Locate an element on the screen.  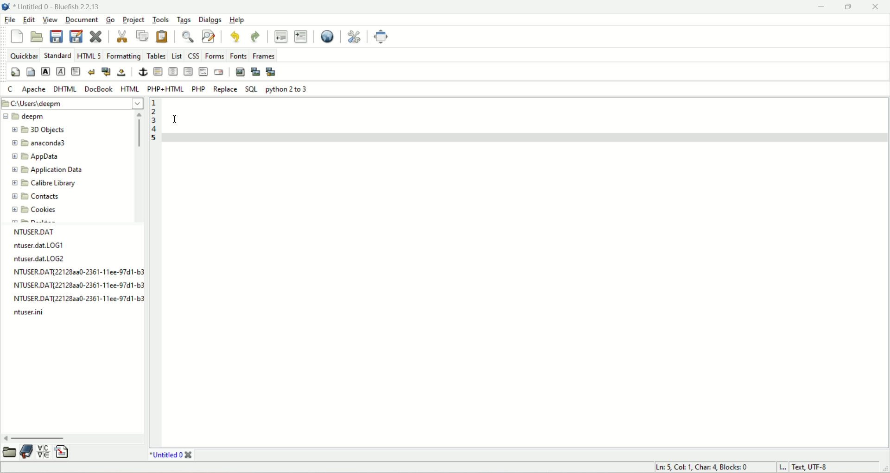
insert special character is located at coordinates (44, 452).